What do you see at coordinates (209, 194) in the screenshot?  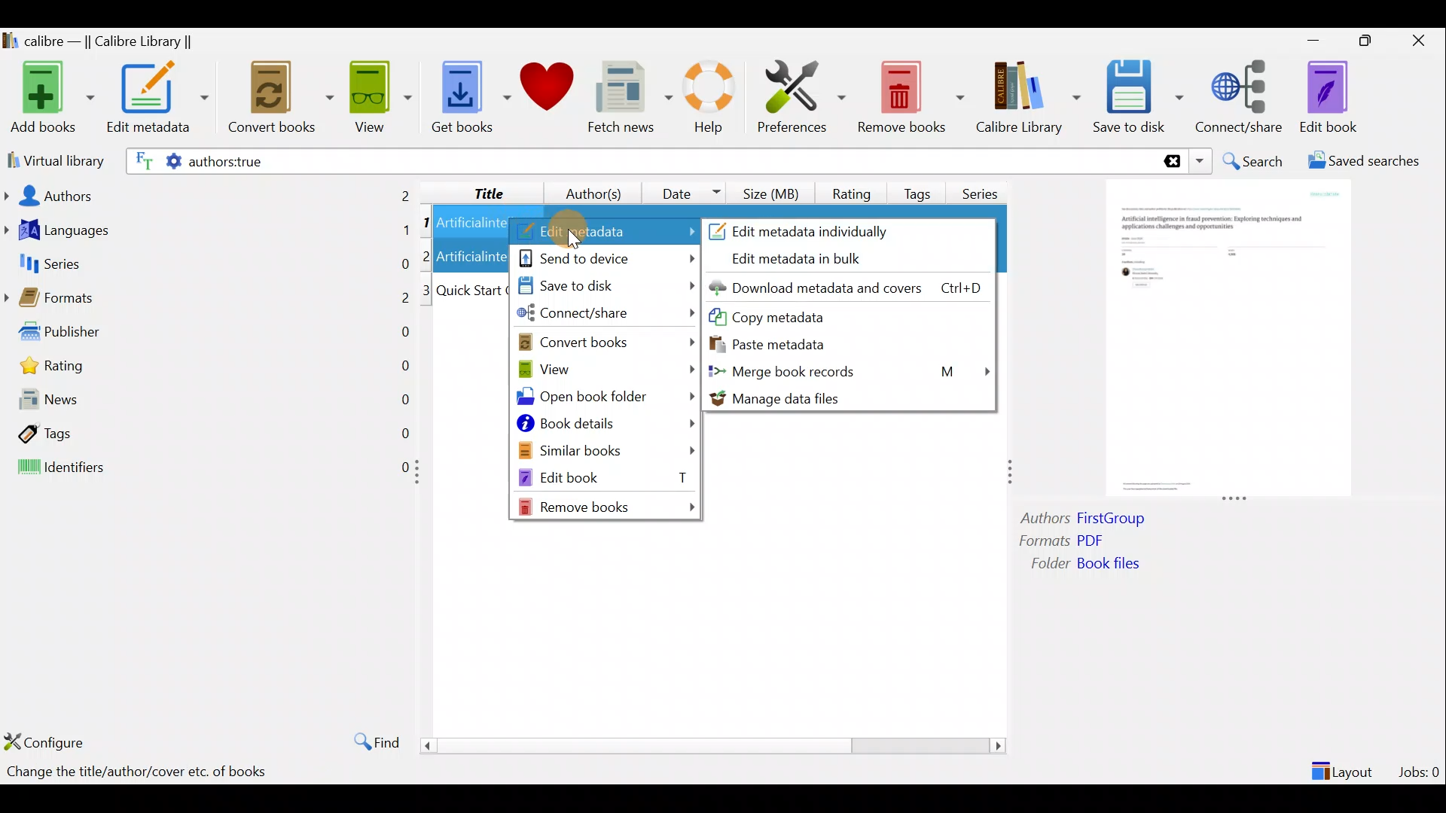 I see `Authors` at bounding box center [209, 194].